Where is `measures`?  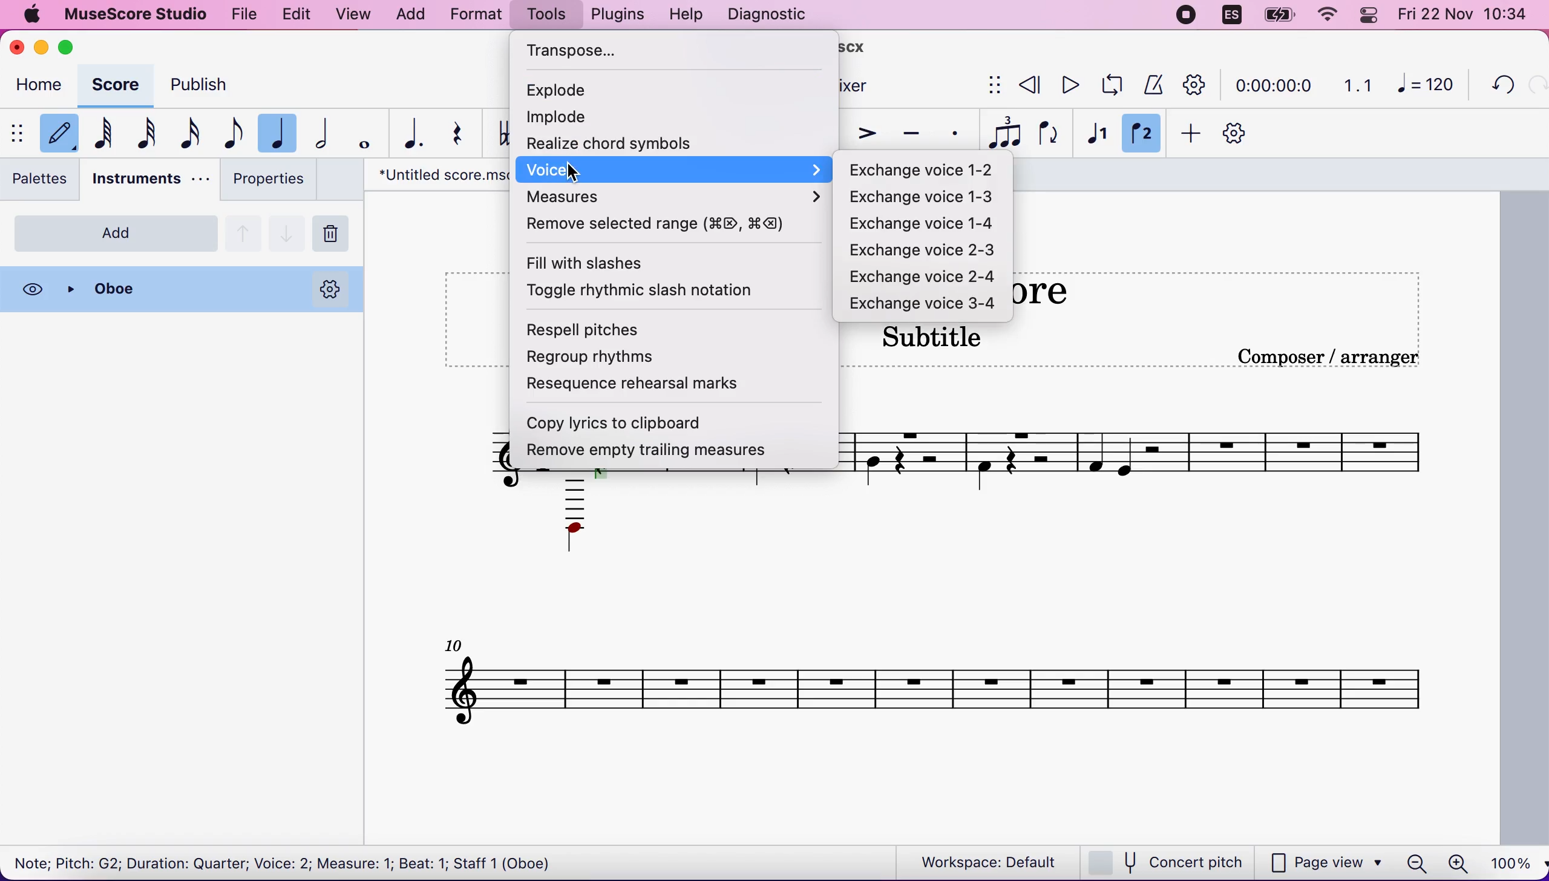 measures is located at coordinates (672, 198).